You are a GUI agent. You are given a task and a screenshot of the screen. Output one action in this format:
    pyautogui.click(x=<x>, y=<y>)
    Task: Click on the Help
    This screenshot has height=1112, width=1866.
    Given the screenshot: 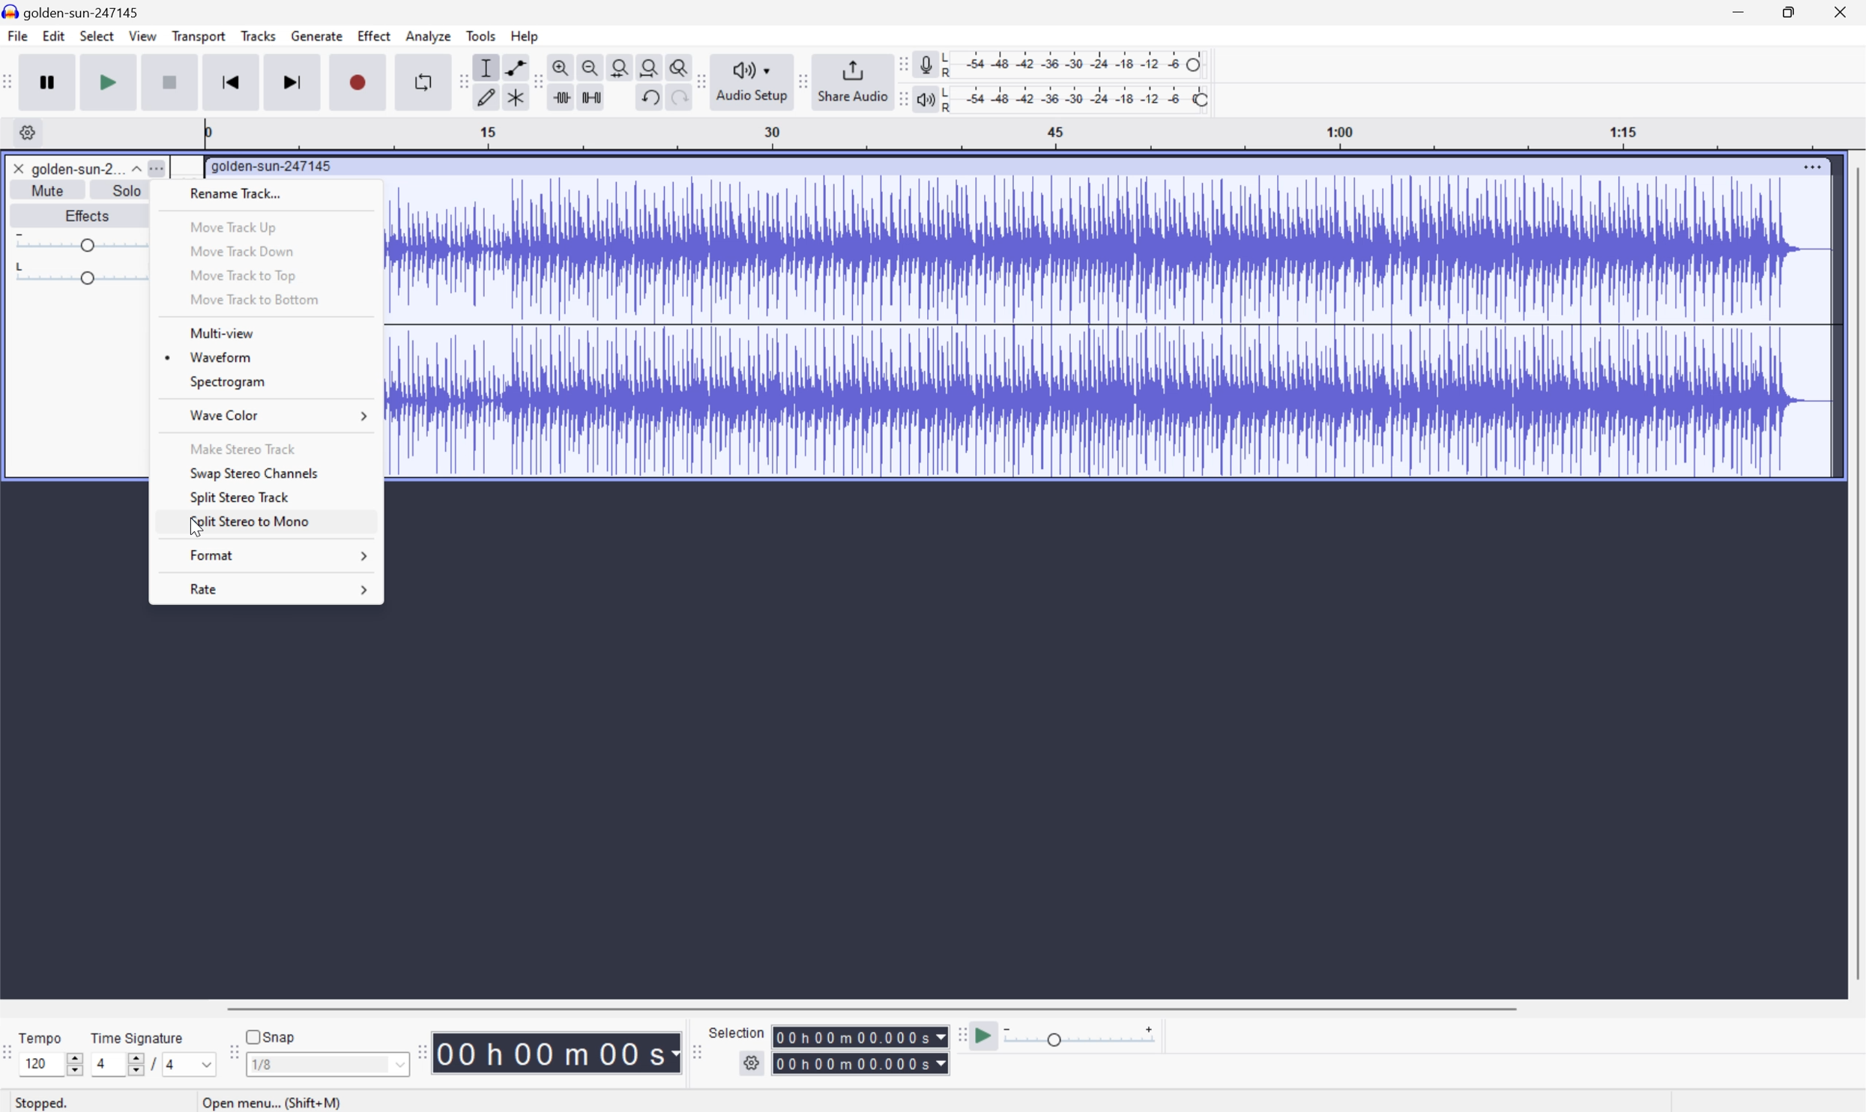 What is the action you would take?
    pyautogui.click(x=526, y=36)
    